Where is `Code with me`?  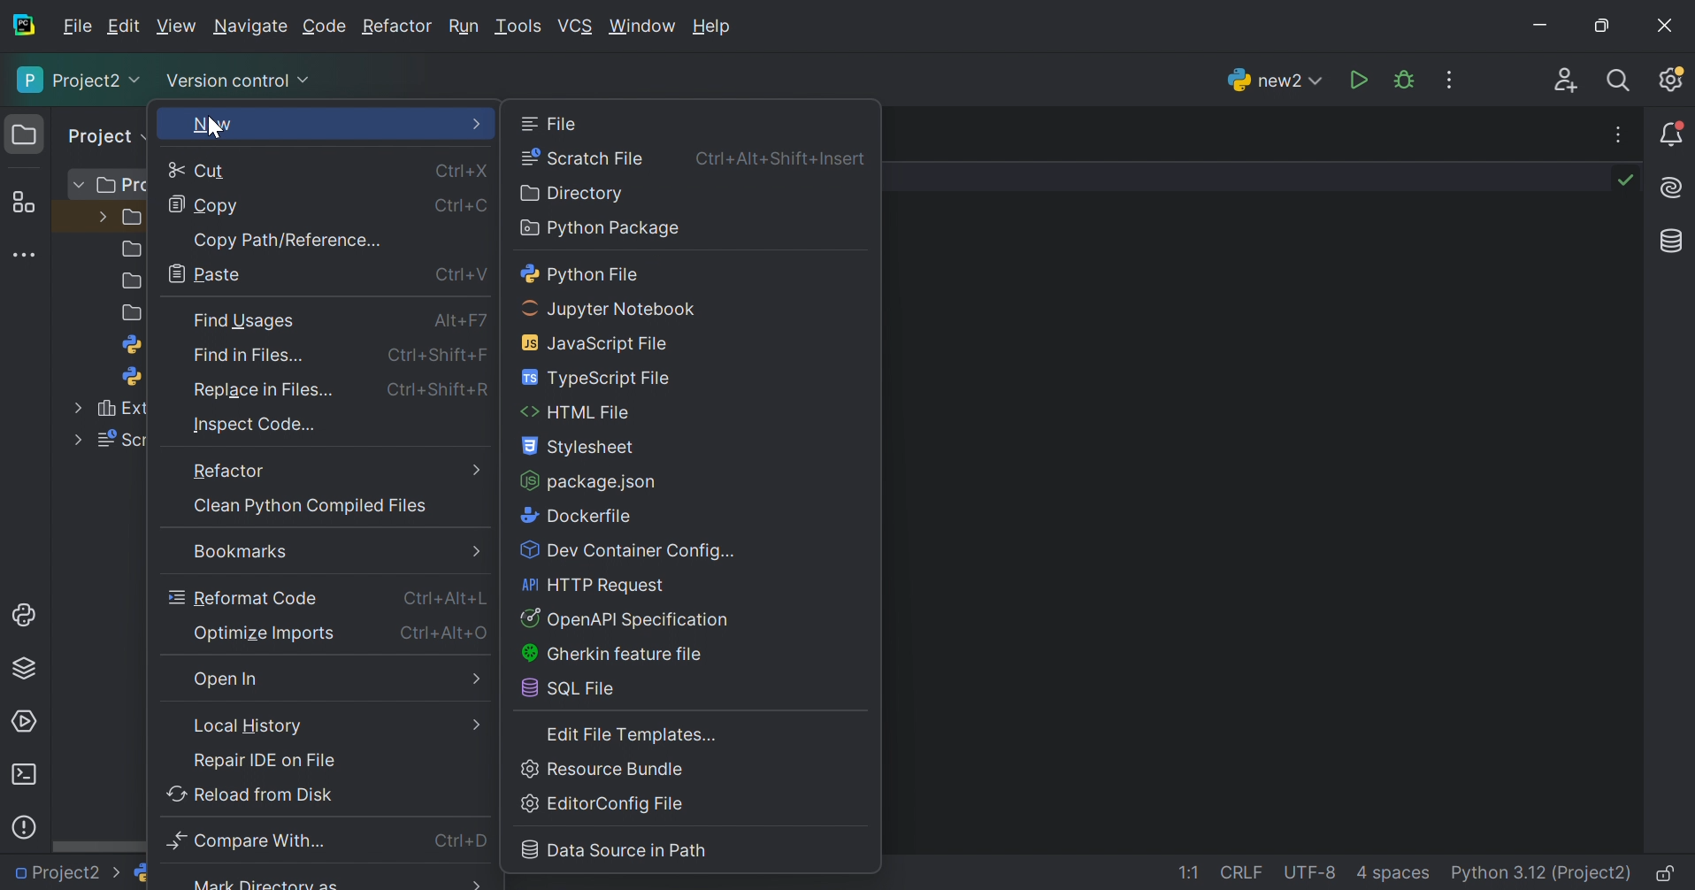
Code with me is located at coordinates (1567, 81).